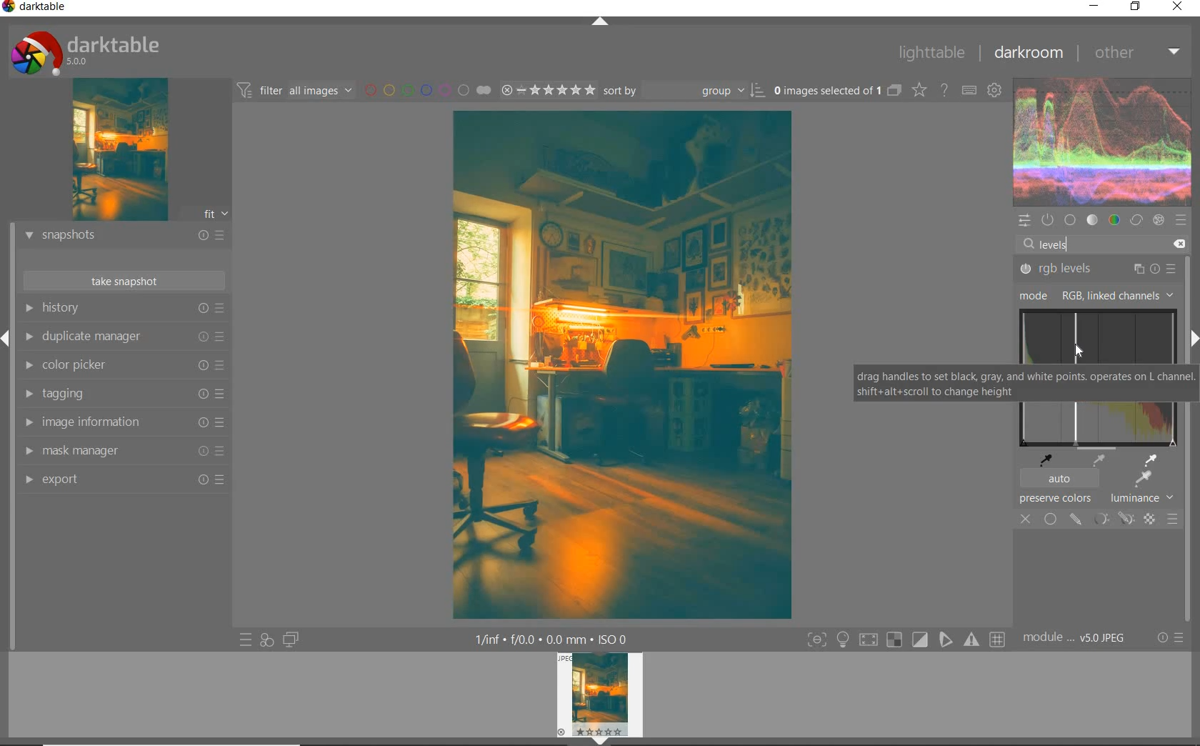  I want to click on color, so click(1116, 219).